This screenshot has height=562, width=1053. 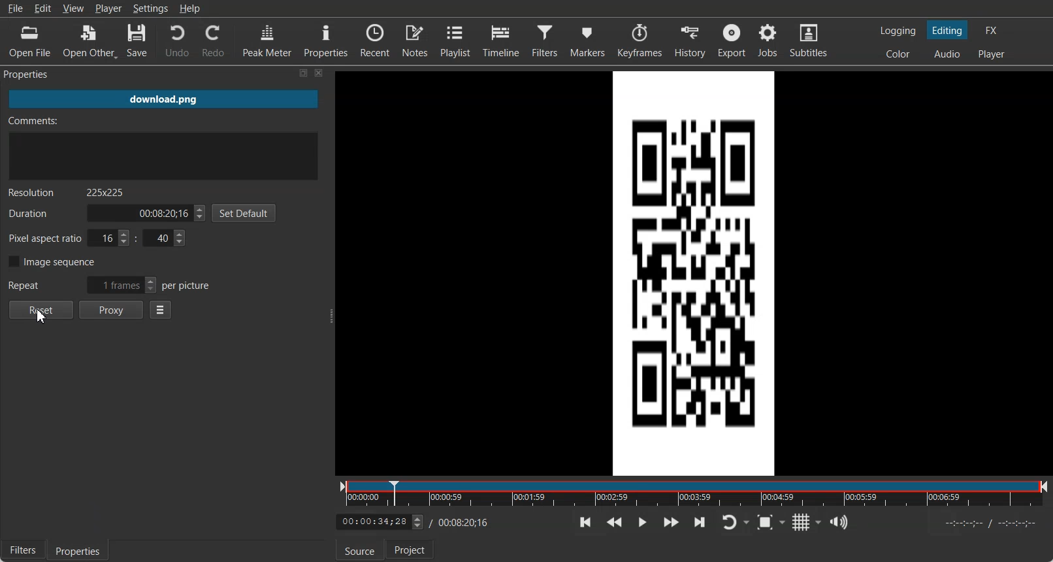 What do you see at coordinates (545, 41) in the screenshot?
I see `Filters` at bounding box center [545, 41].